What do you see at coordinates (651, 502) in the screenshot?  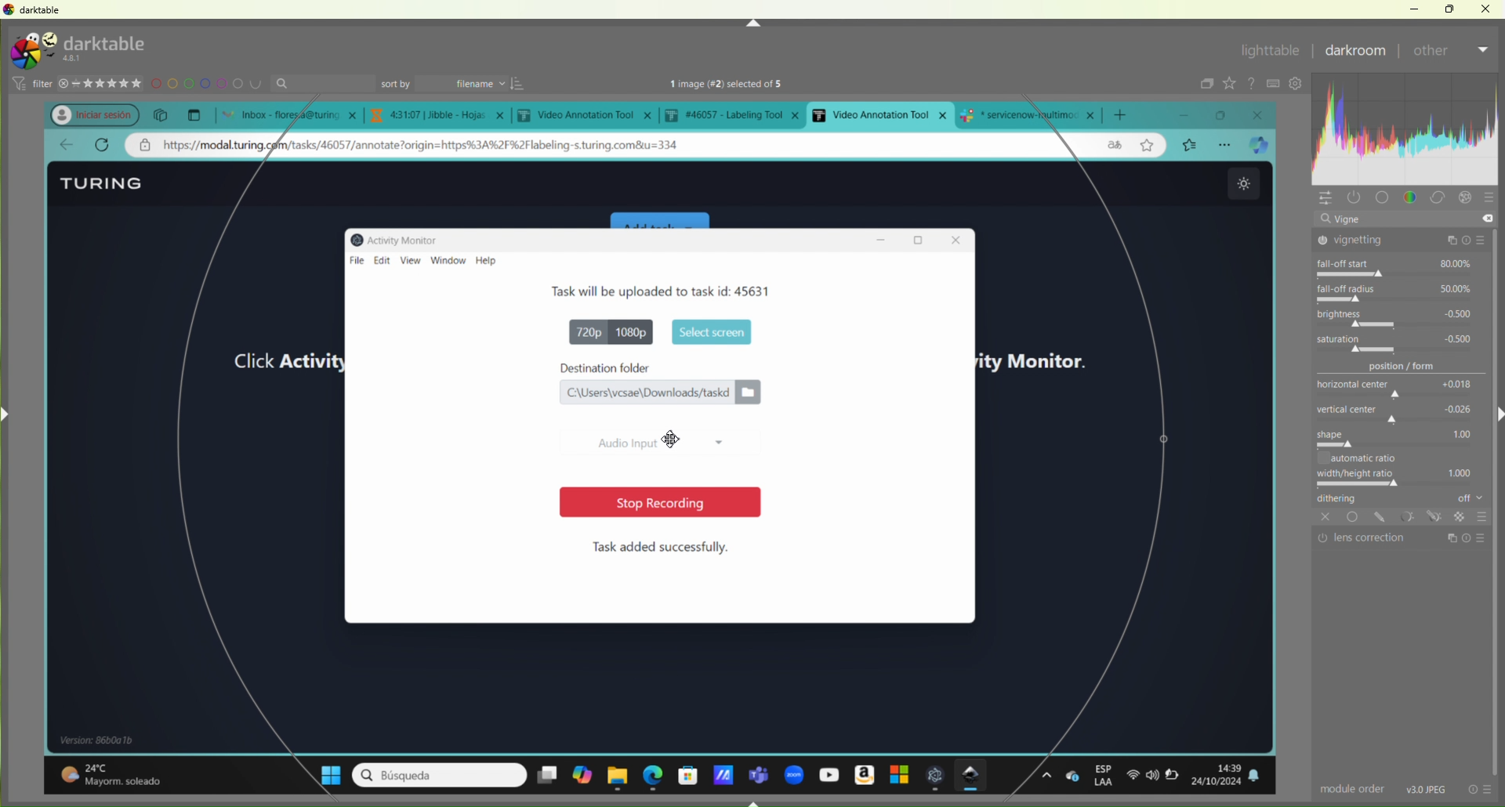 I see `stop recording` at bounding box center [651, 502].